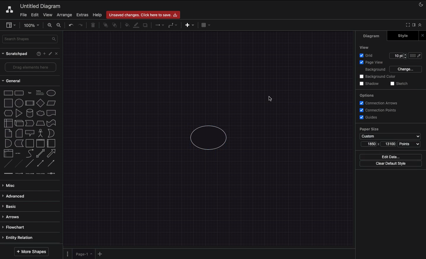 The width and height of the screenshot is (426, 259). I want to click on View, so click(48, 14).